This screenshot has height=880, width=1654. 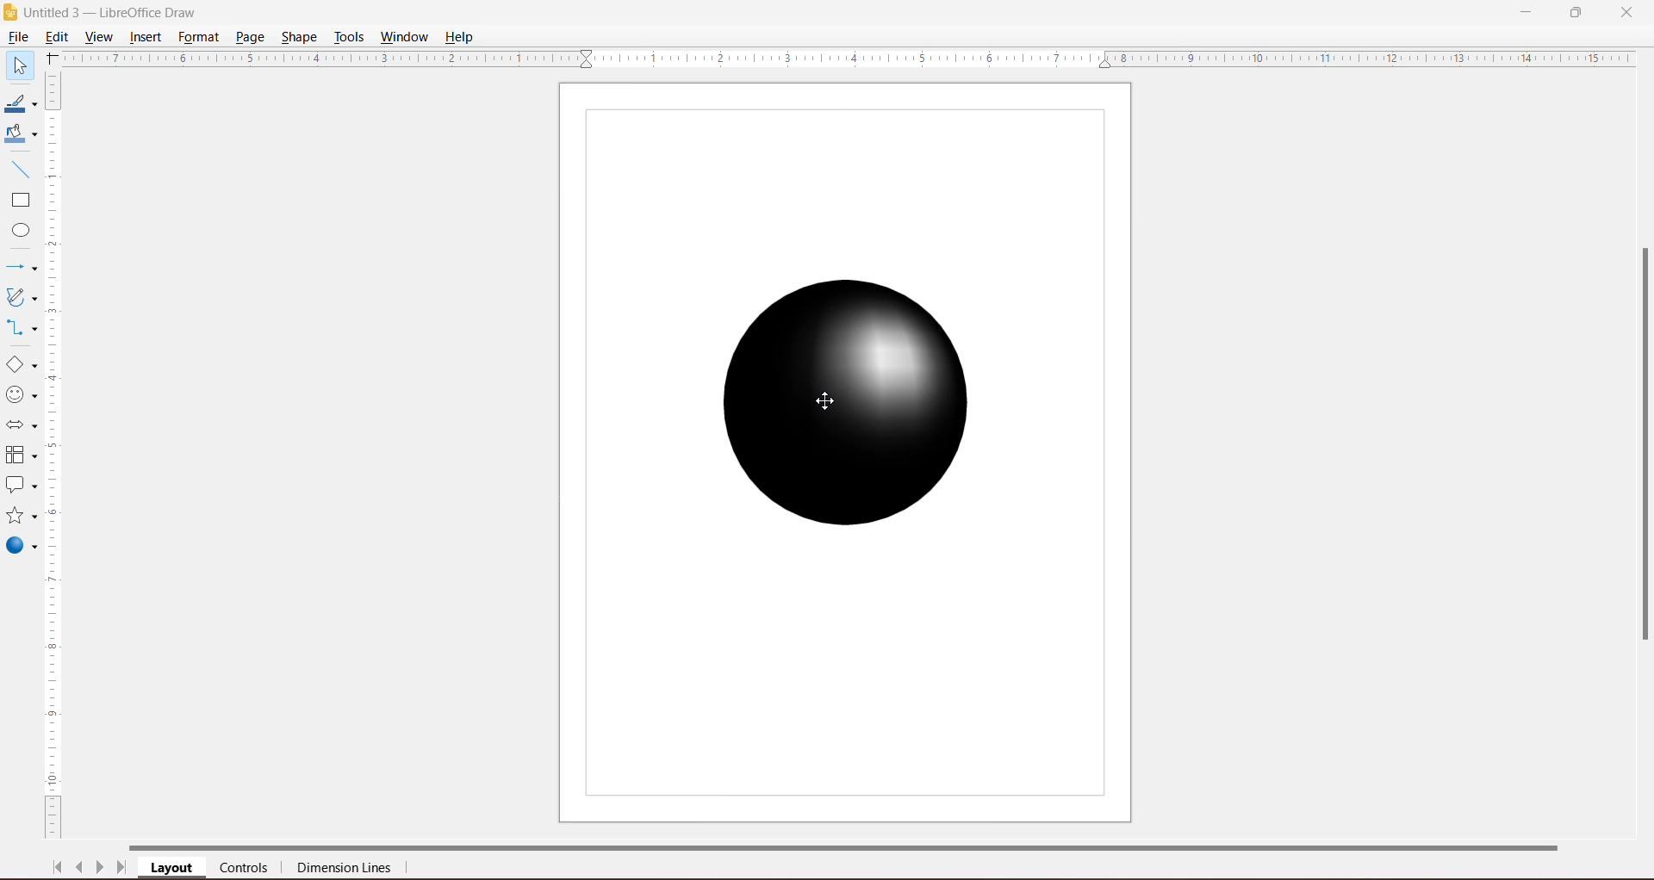 I want to click on Dimension Lines, so click(x=345, y=870).